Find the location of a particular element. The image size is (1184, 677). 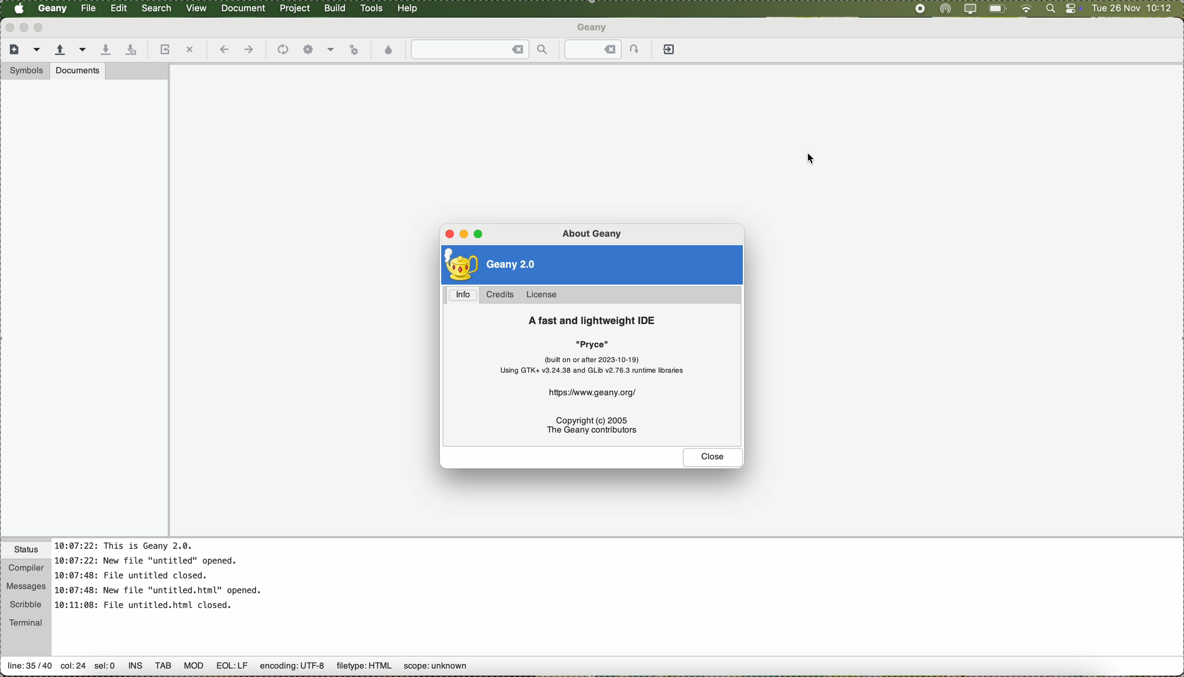

save all open files is located at coordinates (131, 50).